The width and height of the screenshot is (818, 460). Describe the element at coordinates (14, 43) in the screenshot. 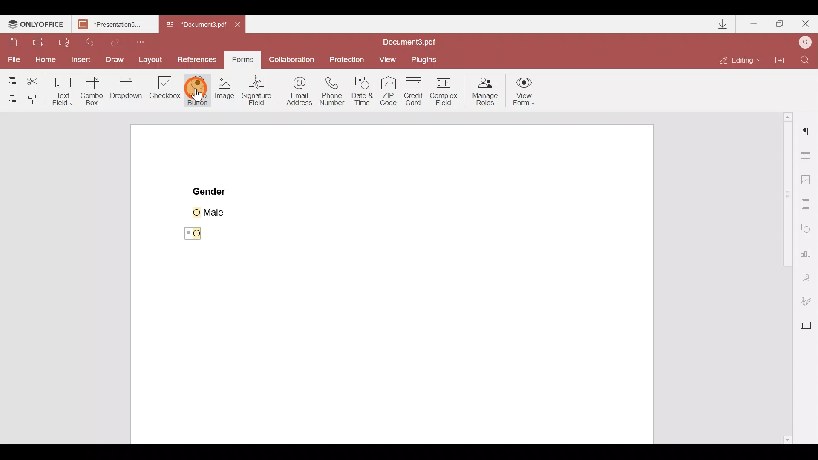

I see `Save` at that location.